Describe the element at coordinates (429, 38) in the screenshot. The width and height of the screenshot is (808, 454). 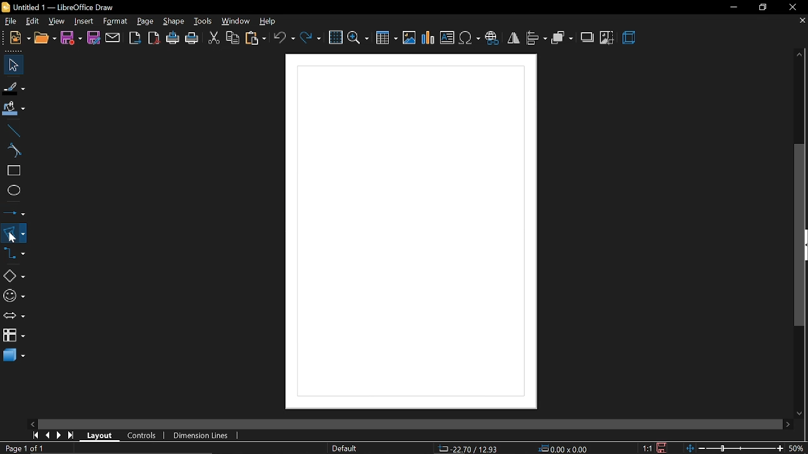
I see `insert chart` at that location.